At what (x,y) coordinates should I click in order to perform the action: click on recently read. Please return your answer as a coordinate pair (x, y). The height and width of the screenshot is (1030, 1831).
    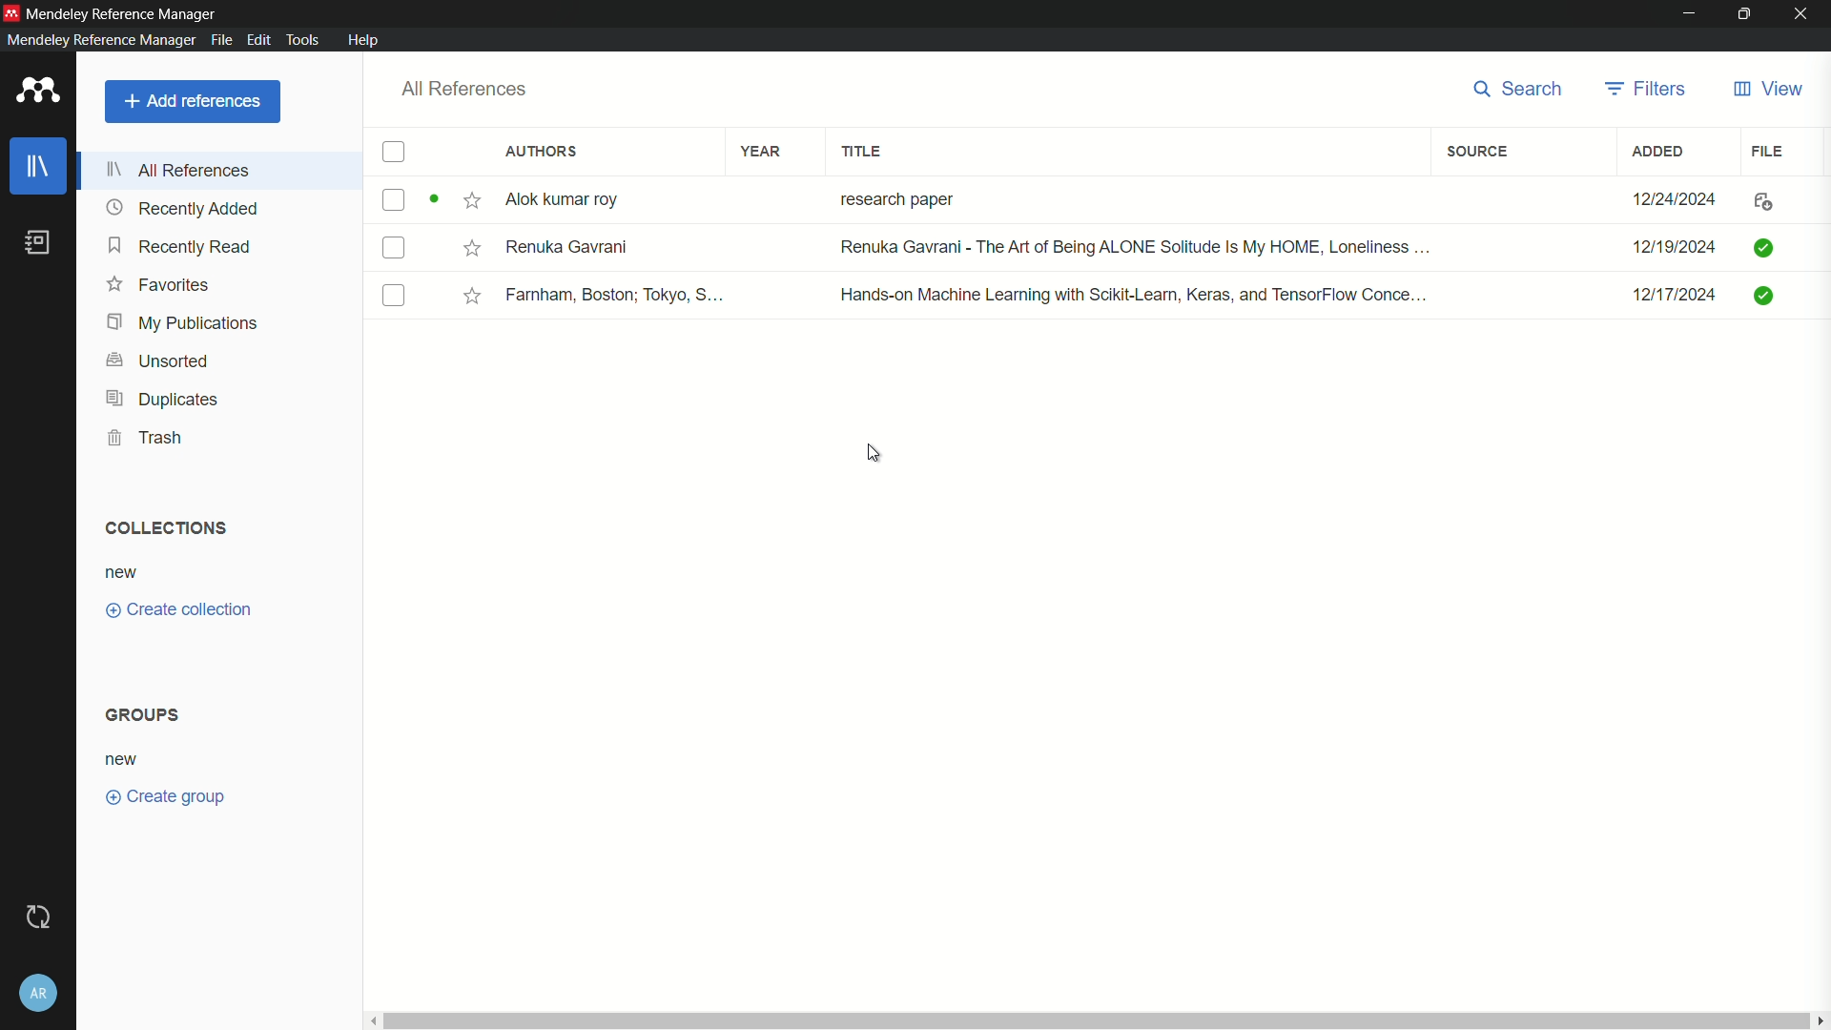
    Looking at the image, I should click on (183, 247).